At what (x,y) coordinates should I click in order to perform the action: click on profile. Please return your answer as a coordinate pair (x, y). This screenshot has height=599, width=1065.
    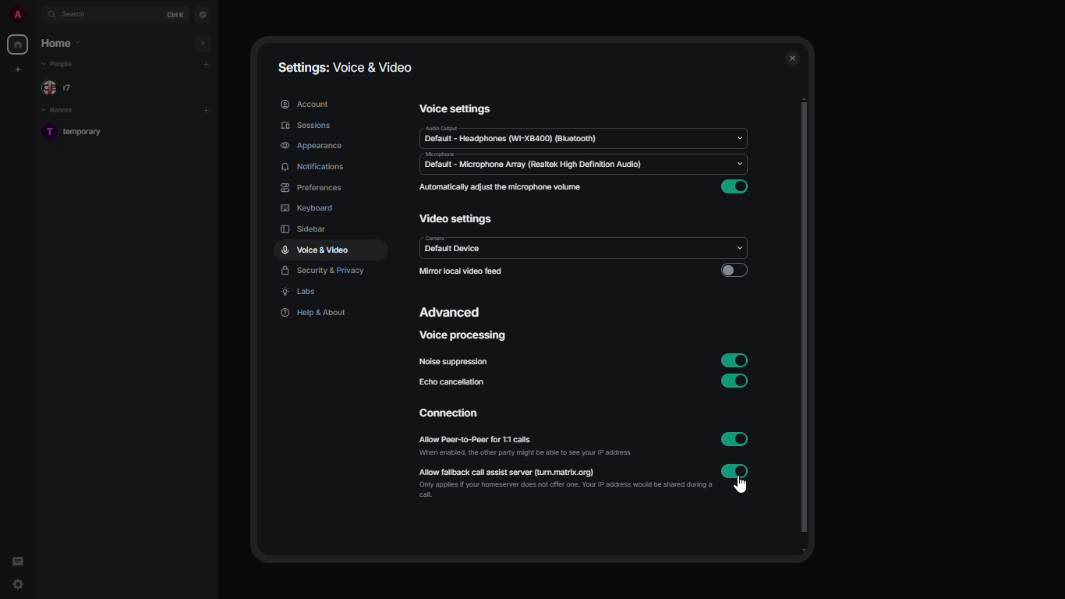
    Looking at the image, I should click on (15, 15).